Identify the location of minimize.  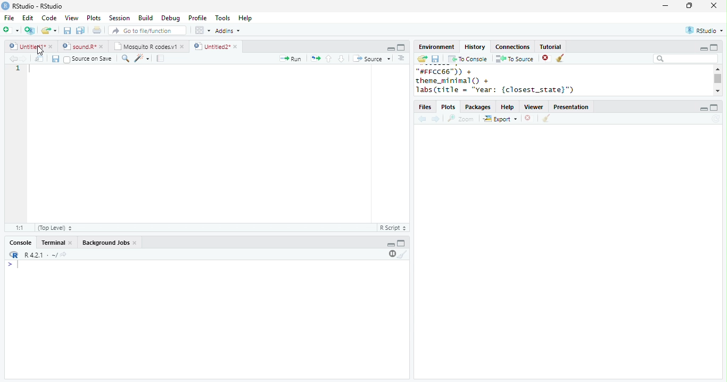
(391, 245).